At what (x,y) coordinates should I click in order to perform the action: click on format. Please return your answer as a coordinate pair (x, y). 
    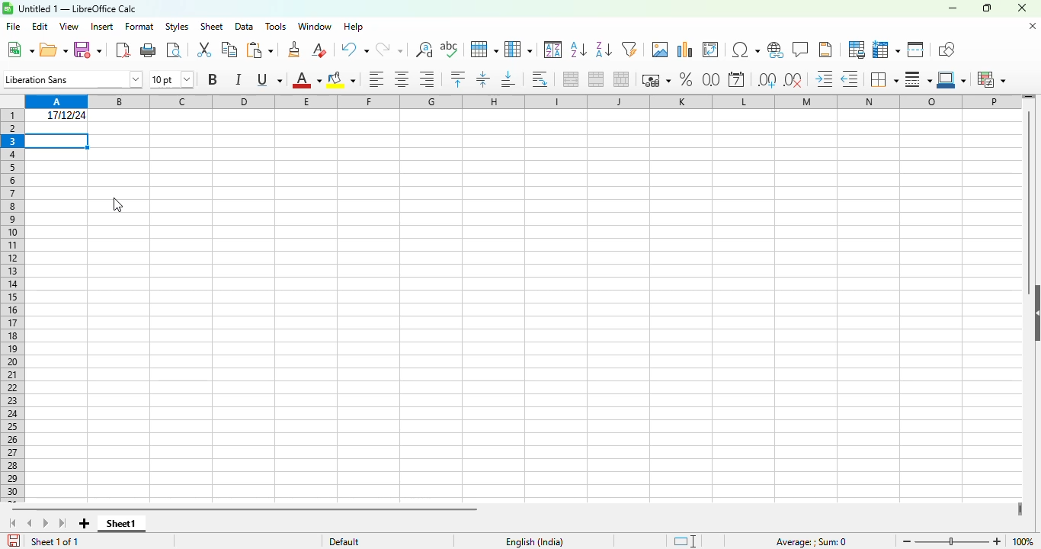
    Looking at the image, I should click on (139, 27).